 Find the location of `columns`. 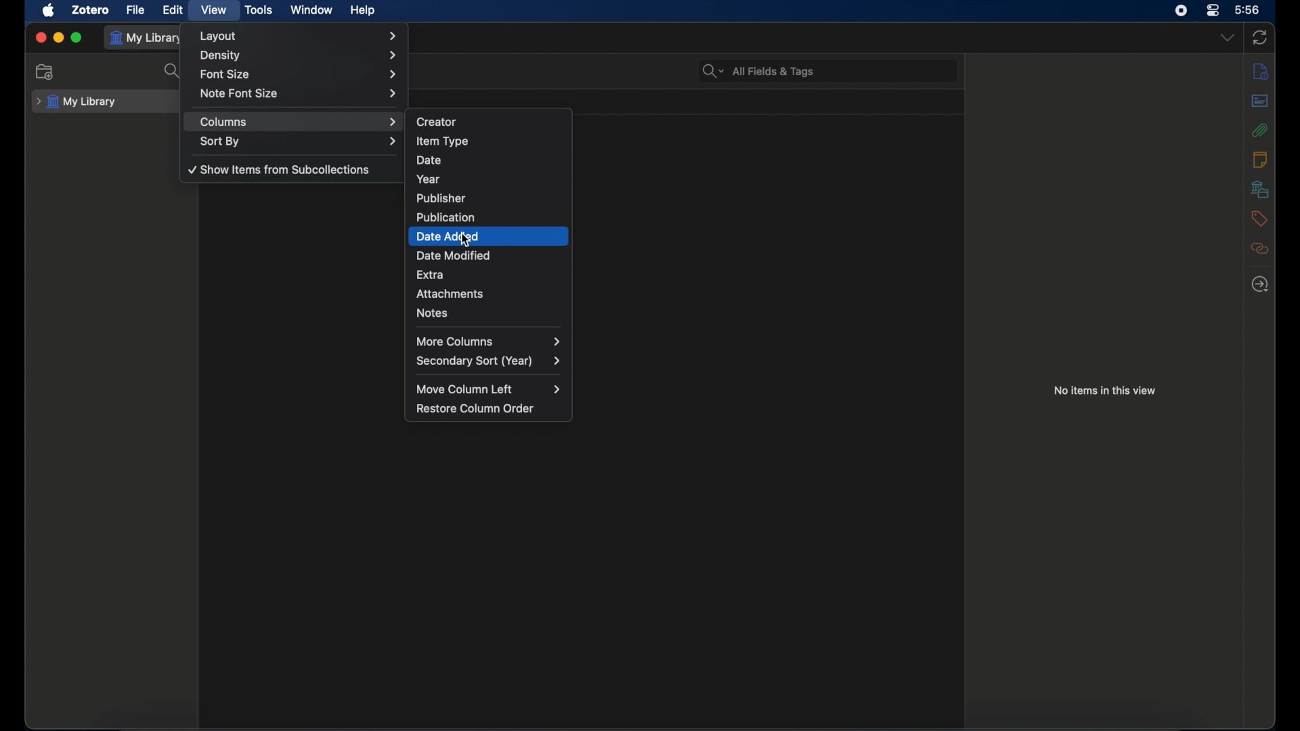

columns is located at coordinates (298, 121).